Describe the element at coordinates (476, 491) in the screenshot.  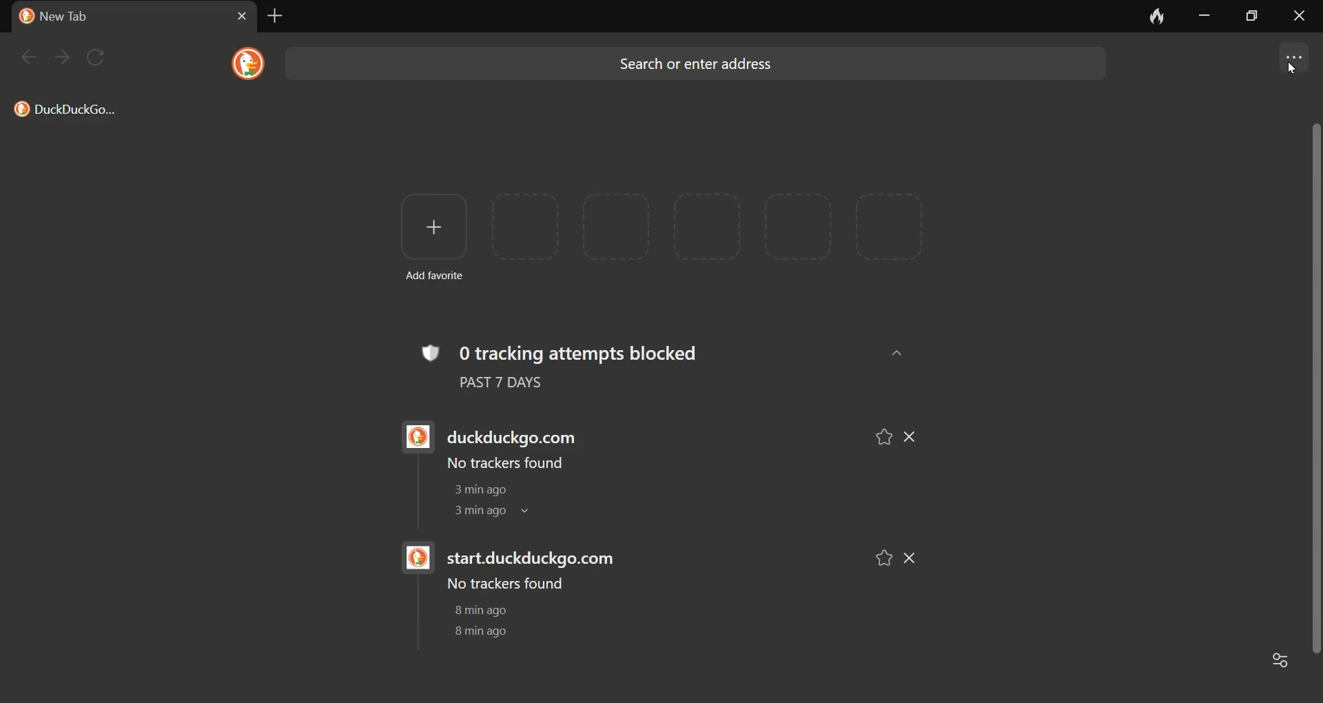
I see `3 min ago` at that location.